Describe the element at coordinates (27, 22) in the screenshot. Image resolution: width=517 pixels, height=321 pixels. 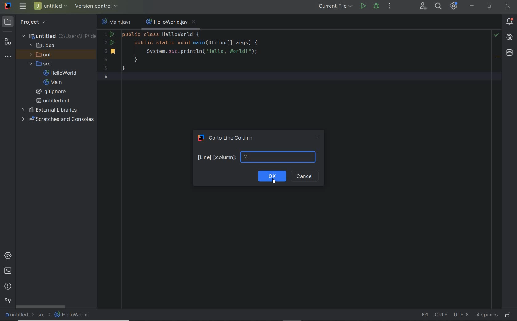
I see `project` at that location.